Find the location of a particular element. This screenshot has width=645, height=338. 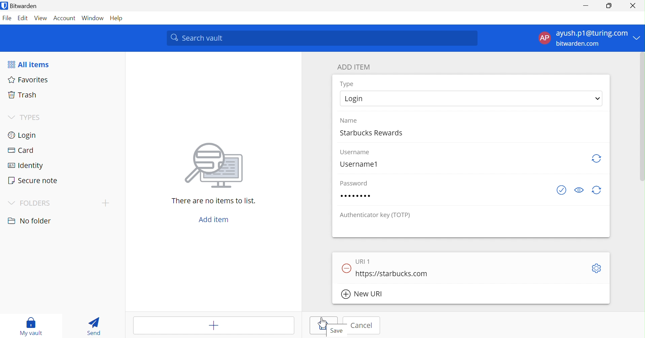

Trash is located at coordinates (22, 96).